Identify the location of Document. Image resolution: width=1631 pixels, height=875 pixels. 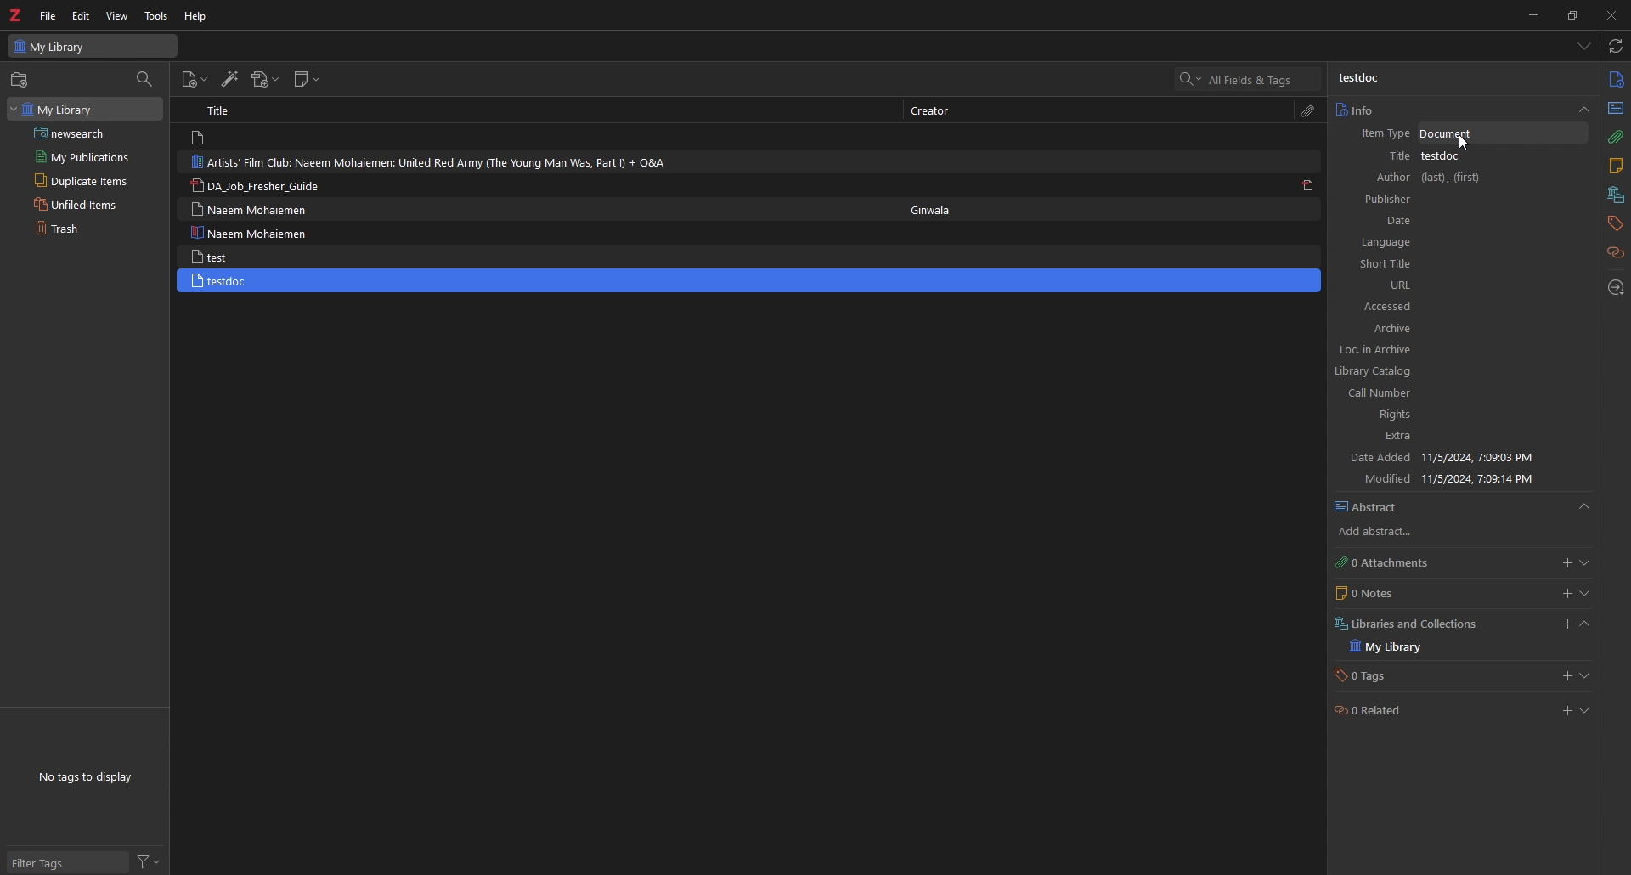
(1503, 134).